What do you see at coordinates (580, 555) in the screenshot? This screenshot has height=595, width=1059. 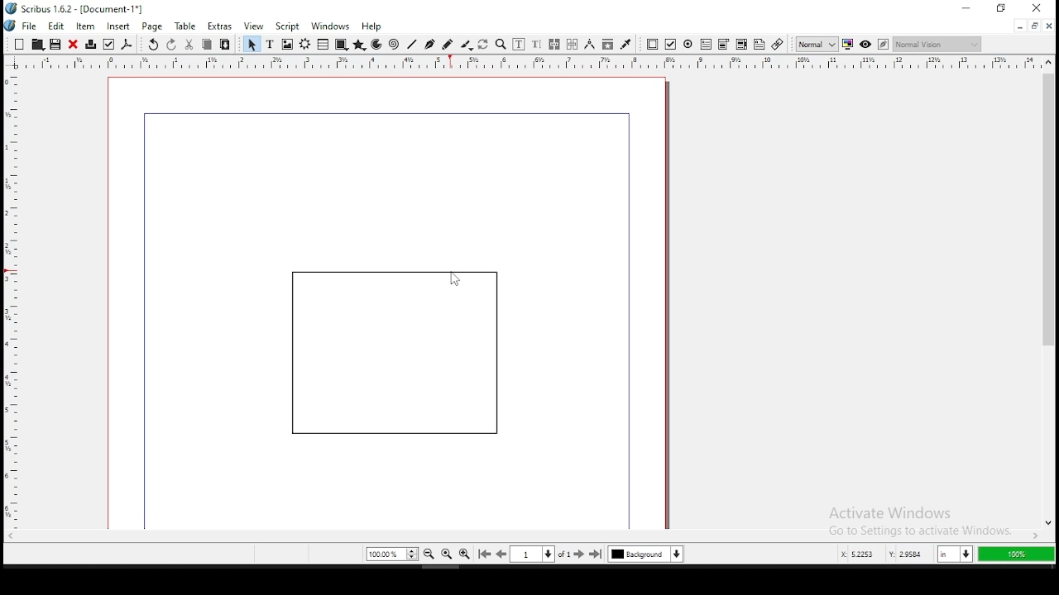 I see `go to next page` at bounding box center [580, 555].